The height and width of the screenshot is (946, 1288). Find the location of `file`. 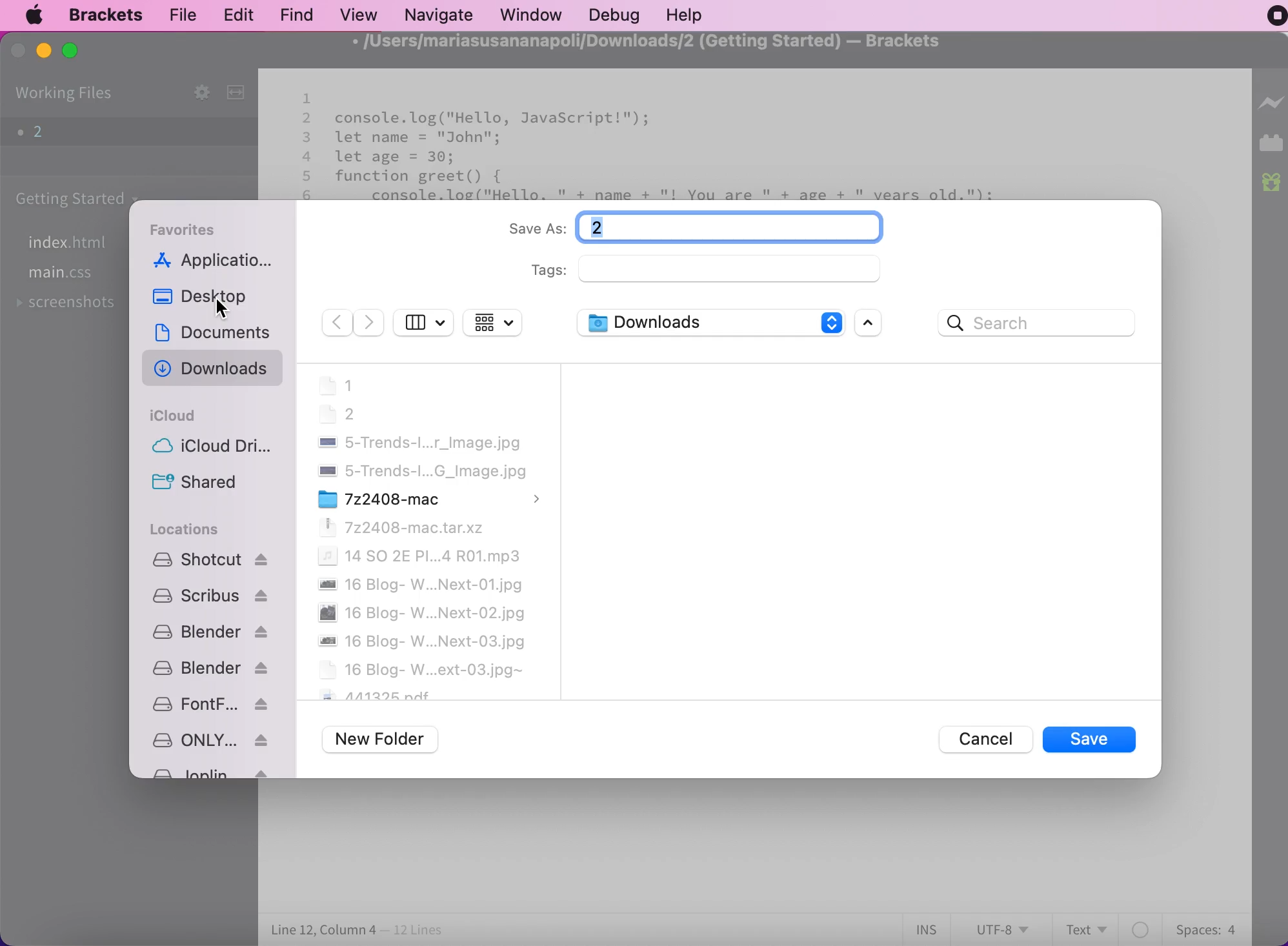

file is located at coordinates (183, 15).